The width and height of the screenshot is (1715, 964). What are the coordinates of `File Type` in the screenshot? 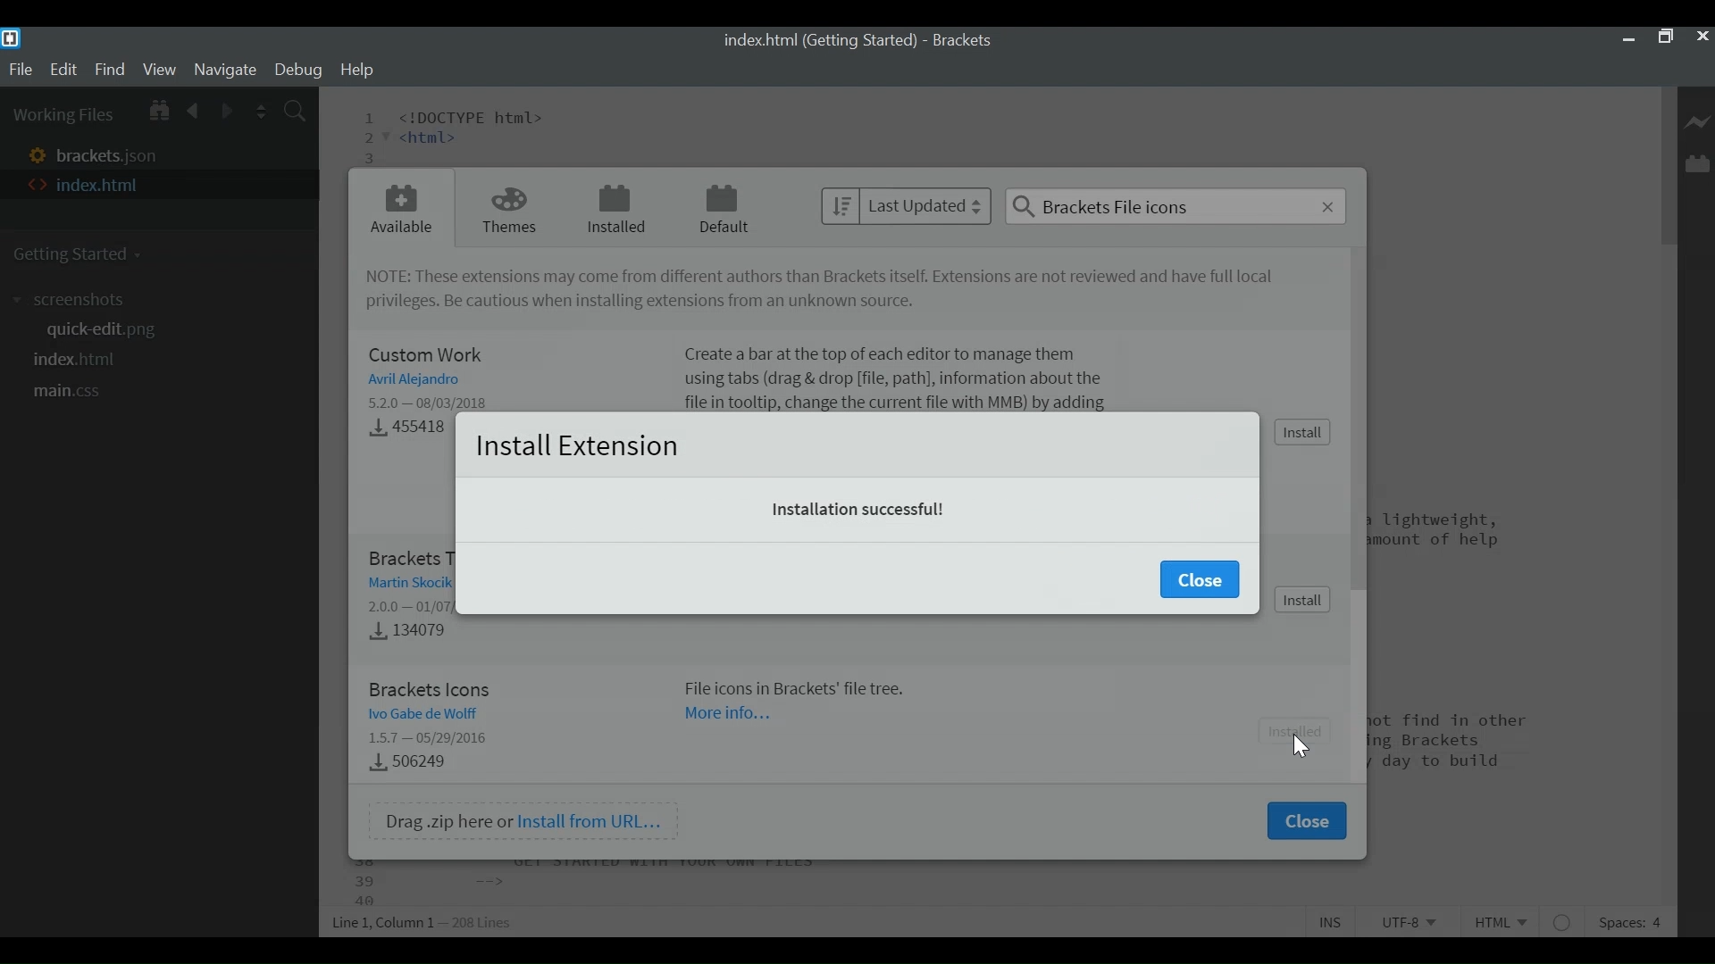 It's located at (1505, 919).